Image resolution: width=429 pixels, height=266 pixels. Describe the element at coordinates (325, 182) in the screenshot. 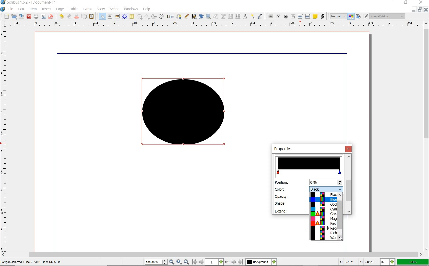

I see `position` at that location.